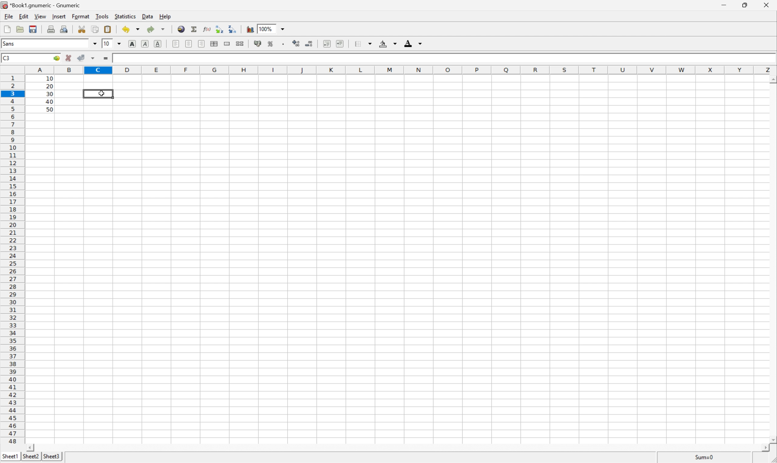 Image resolution: width=777 pixels, height=463 pixels. I want to click on Sum into the current cell, so click(194, 29).